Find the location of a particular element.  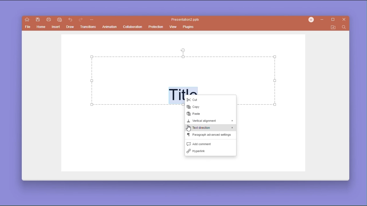

view is located at coordinates (173, 27).